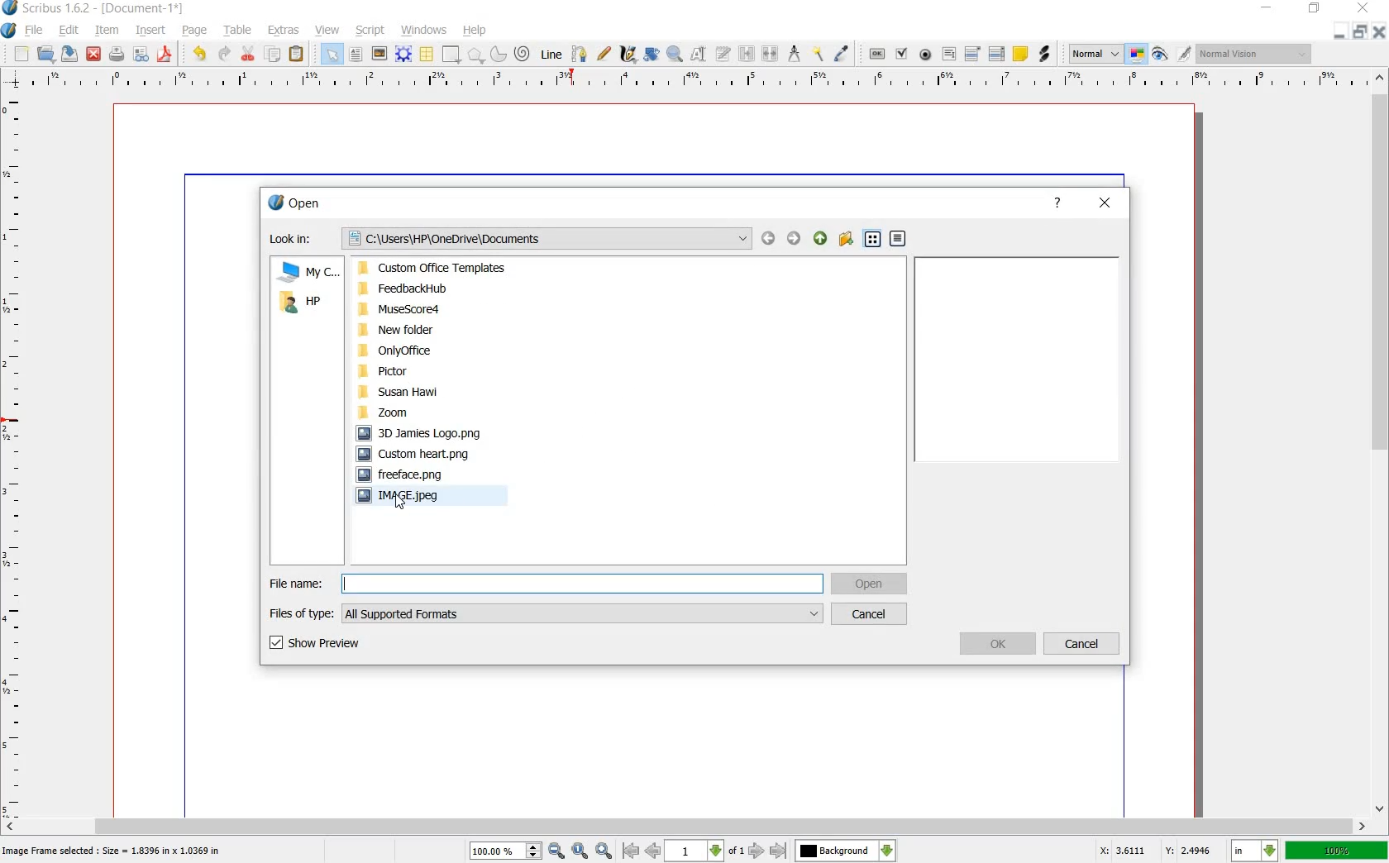 The height and width of the screenshot is (863, 1389). What do you see at coordinates (1113, 850) in the screenshot?
I see `coordinates x: 3.4729` at bounding box center [1113, 850].